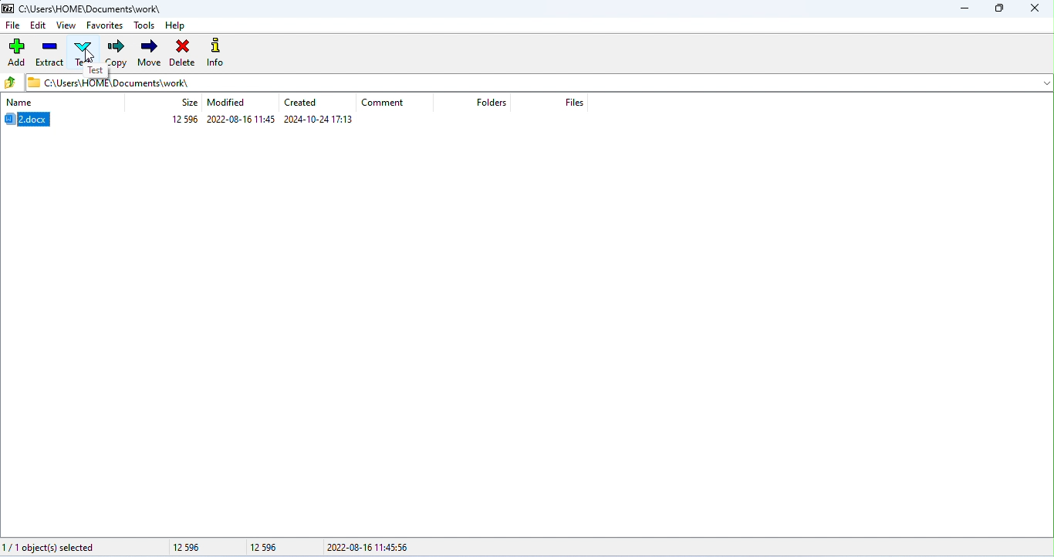 Image resolution: width=1054 pixels, height=557 pixels. Describe the element at coordinates (492, 103) in the screenshot. I see `folders` at that location.